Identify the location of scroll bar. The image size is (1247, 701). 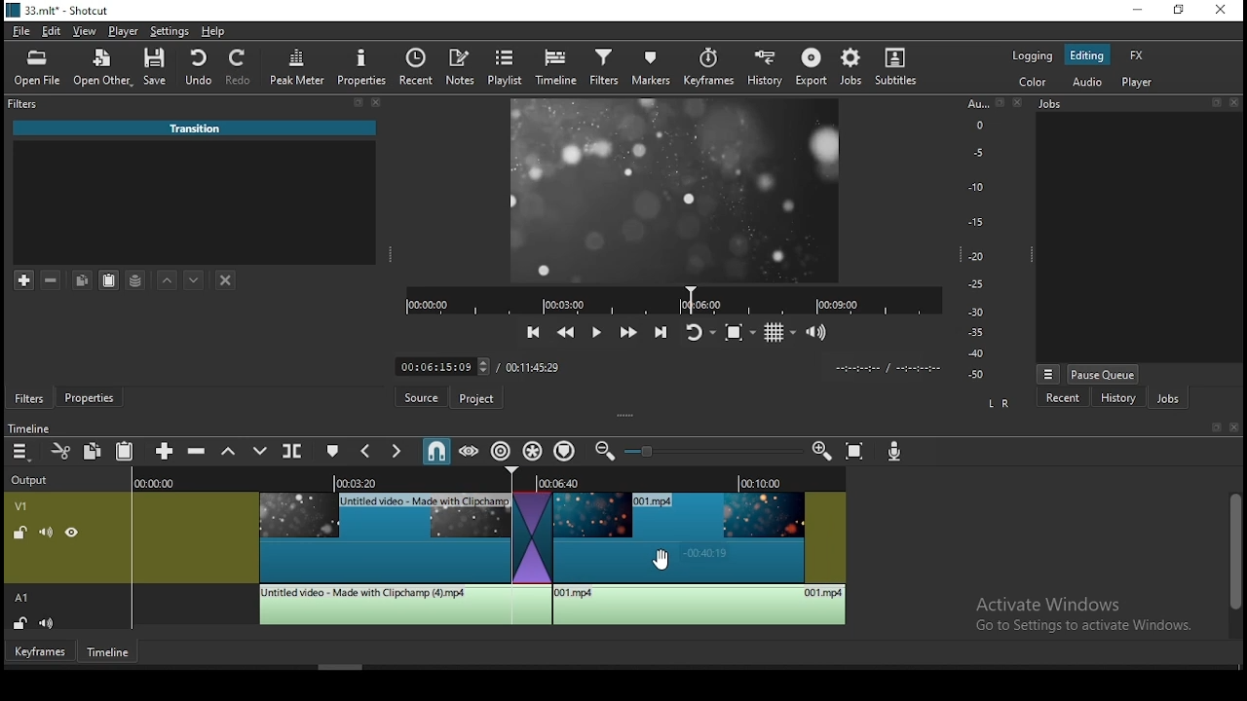
(346, 665).